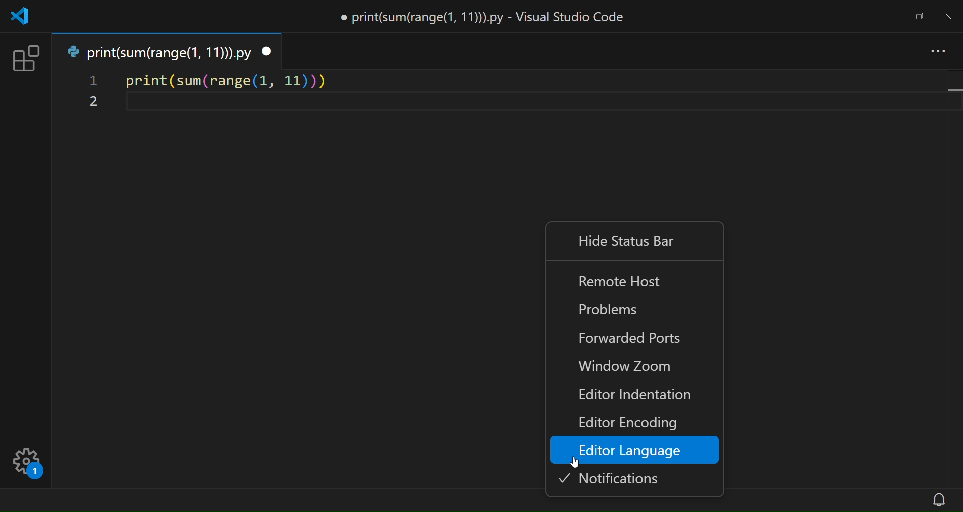  Describe the element at coordinates (920, 16) in the screenshot. I see `maximize` at that location.